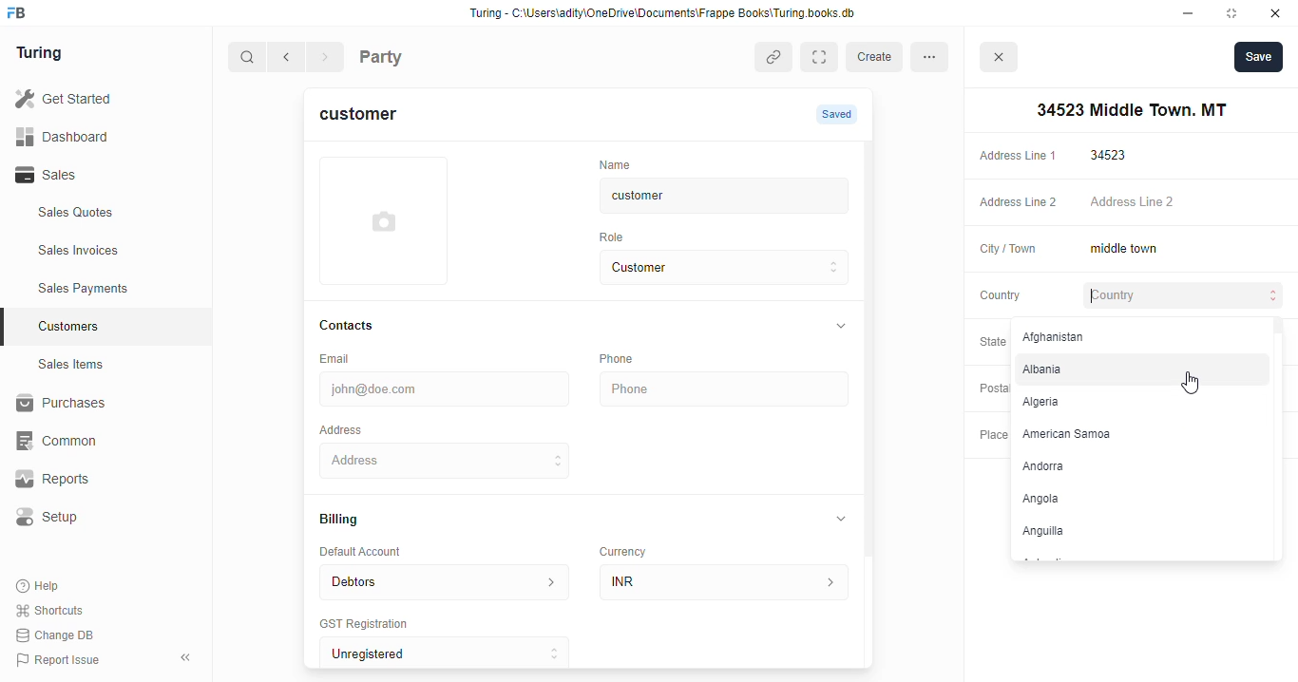  Describe the element at coordinates (775, 59) in the screenshot. I see `copy link` at that location.